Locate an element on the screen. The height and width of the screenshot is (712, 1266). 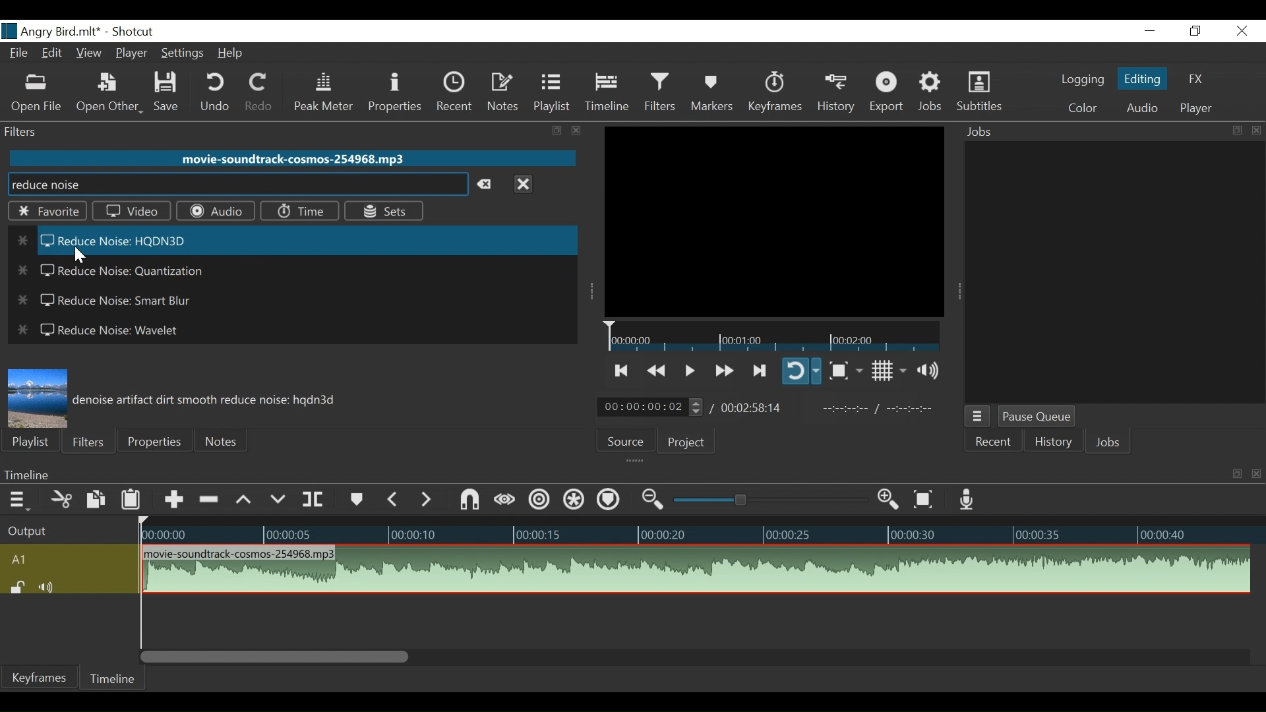
close is located at coordinates (1254, 473).